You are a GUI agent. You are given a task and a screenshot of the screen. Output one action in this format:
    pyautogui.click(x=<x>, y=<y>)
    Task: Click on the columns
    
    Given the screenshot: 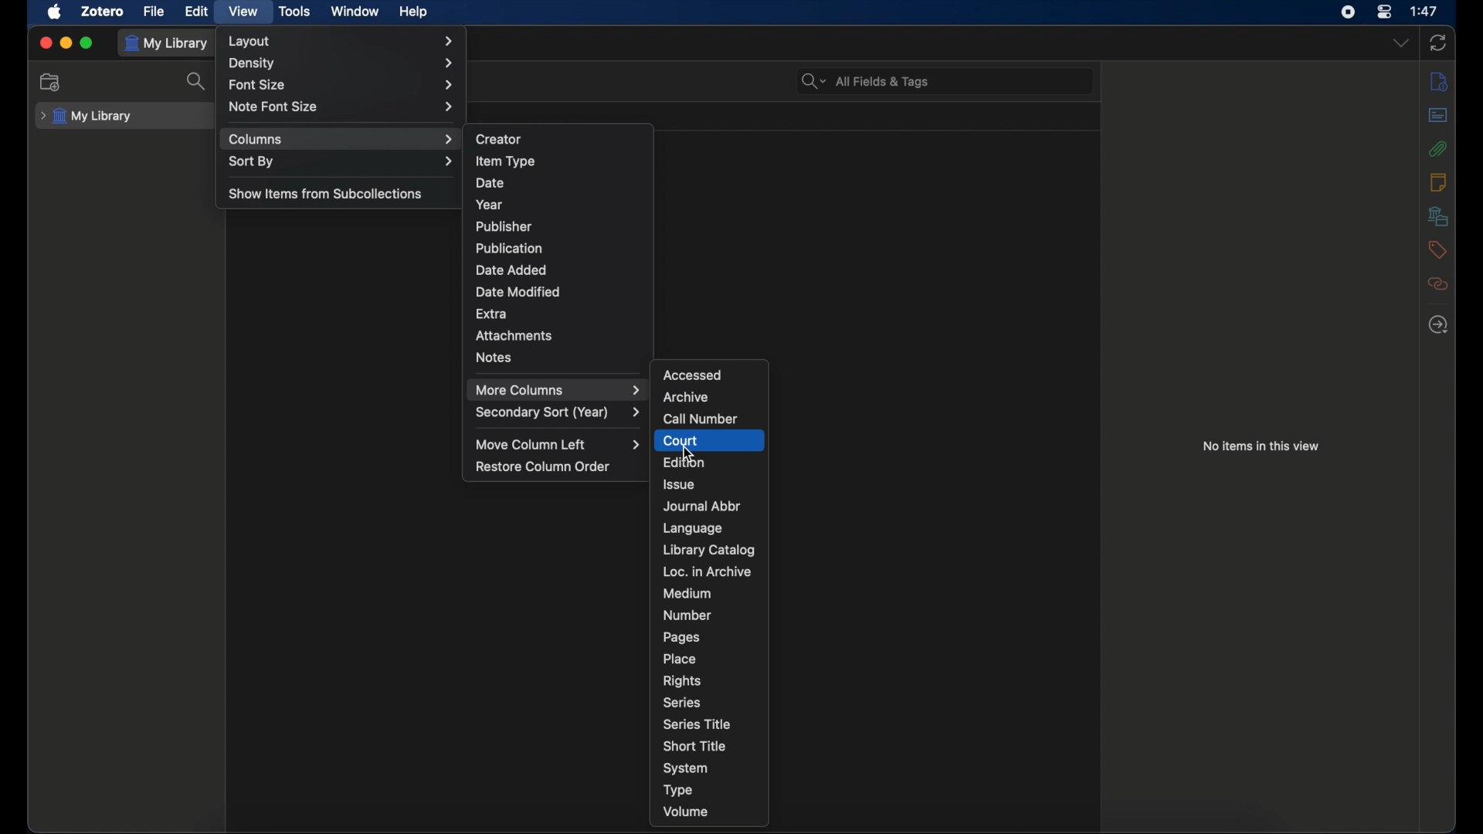 What is the action you would take?
    pyautogui.click(x=342, y=140)
    